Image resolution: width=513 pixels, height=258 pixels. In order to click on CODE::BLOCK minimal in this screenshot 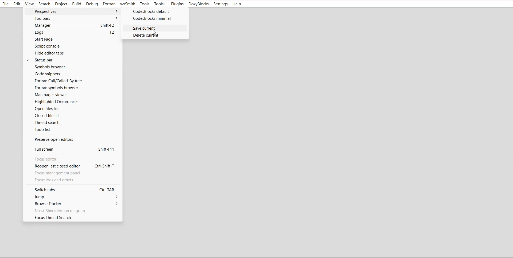, I will do `click(154, 18)`.